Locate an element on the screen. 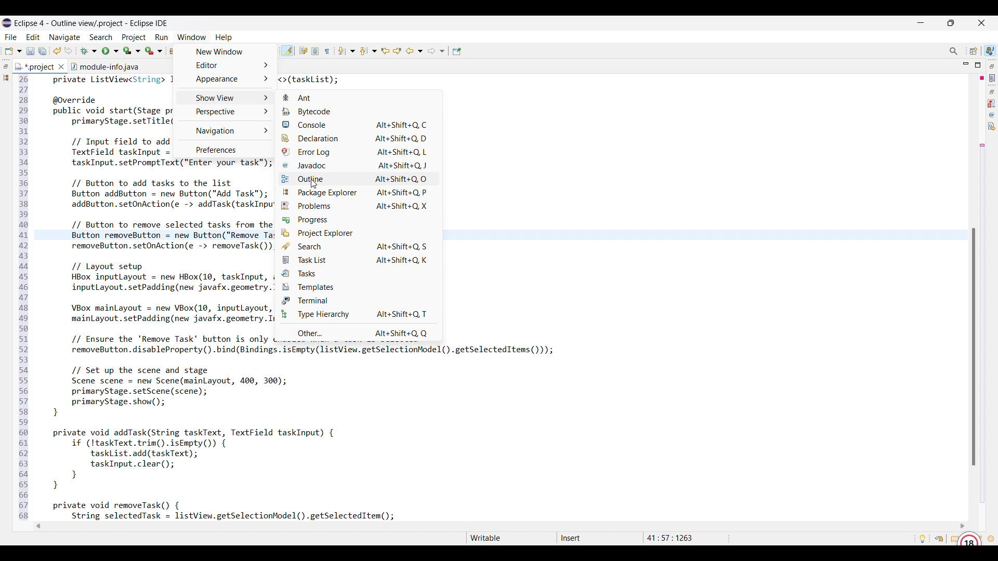 This screenshot has width=998, height=561. Show in smaller tab is located at coordinates (951, 23).